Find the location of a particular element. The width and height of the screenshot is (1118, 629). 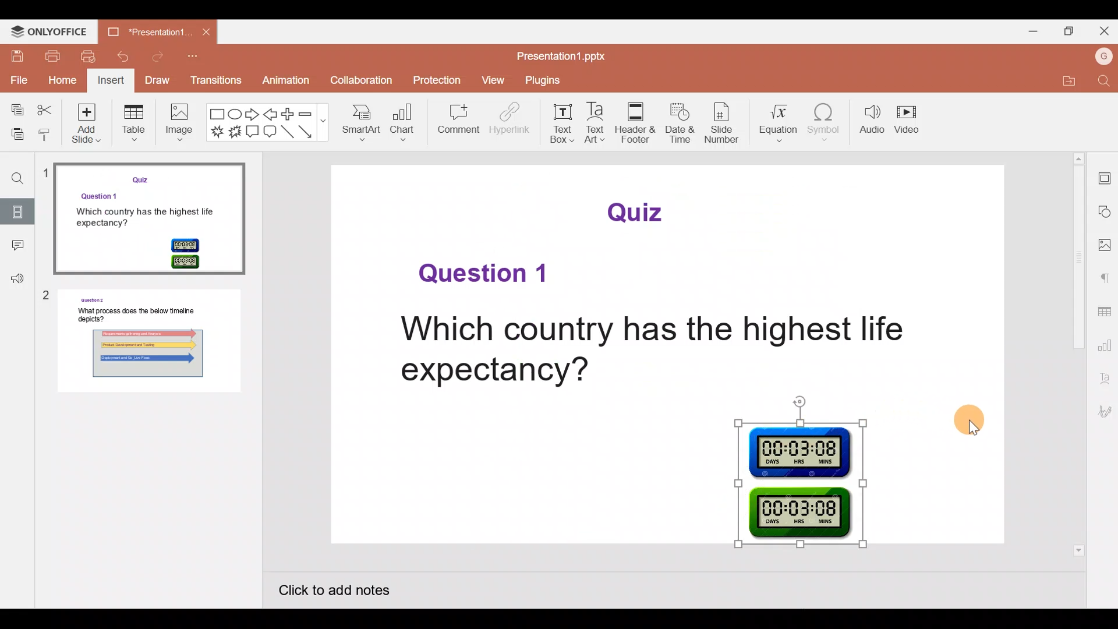

Slide settings is located at coordinates (1105, 176).